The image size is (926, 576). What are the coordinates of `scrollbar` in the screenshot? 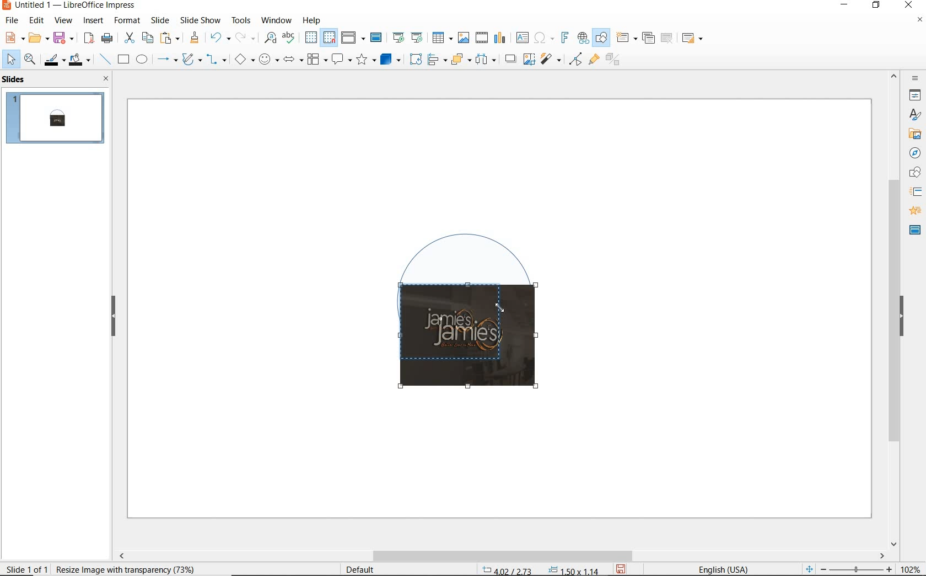 It's located at (894, 308).